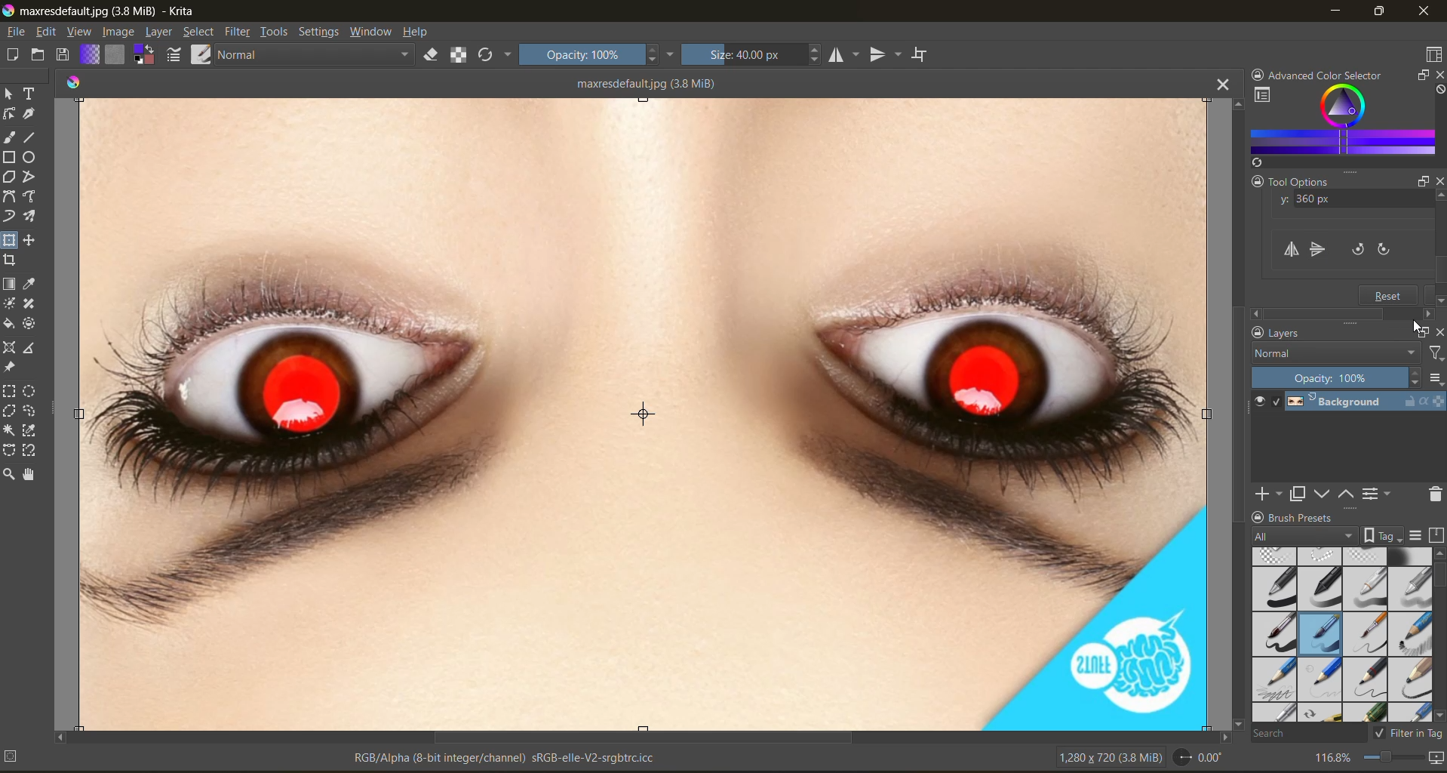  I want to click on tool, so click(33, 137).